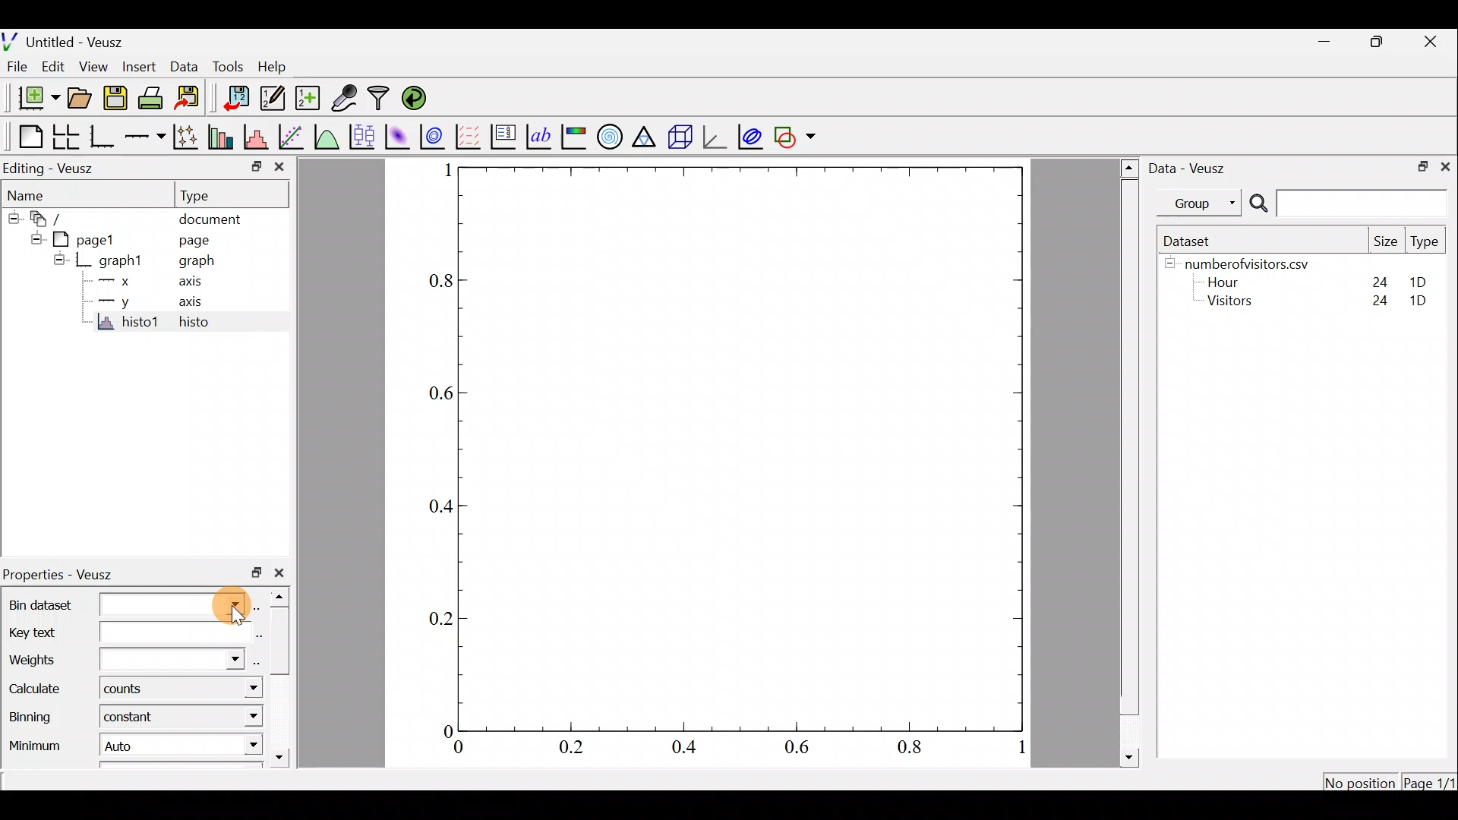 The width and height of the screenshot is (1458, 820). What do you see at coordinates (1412, 279) in the screenshot?
I see `1D` at bounding box center [1412, 279].